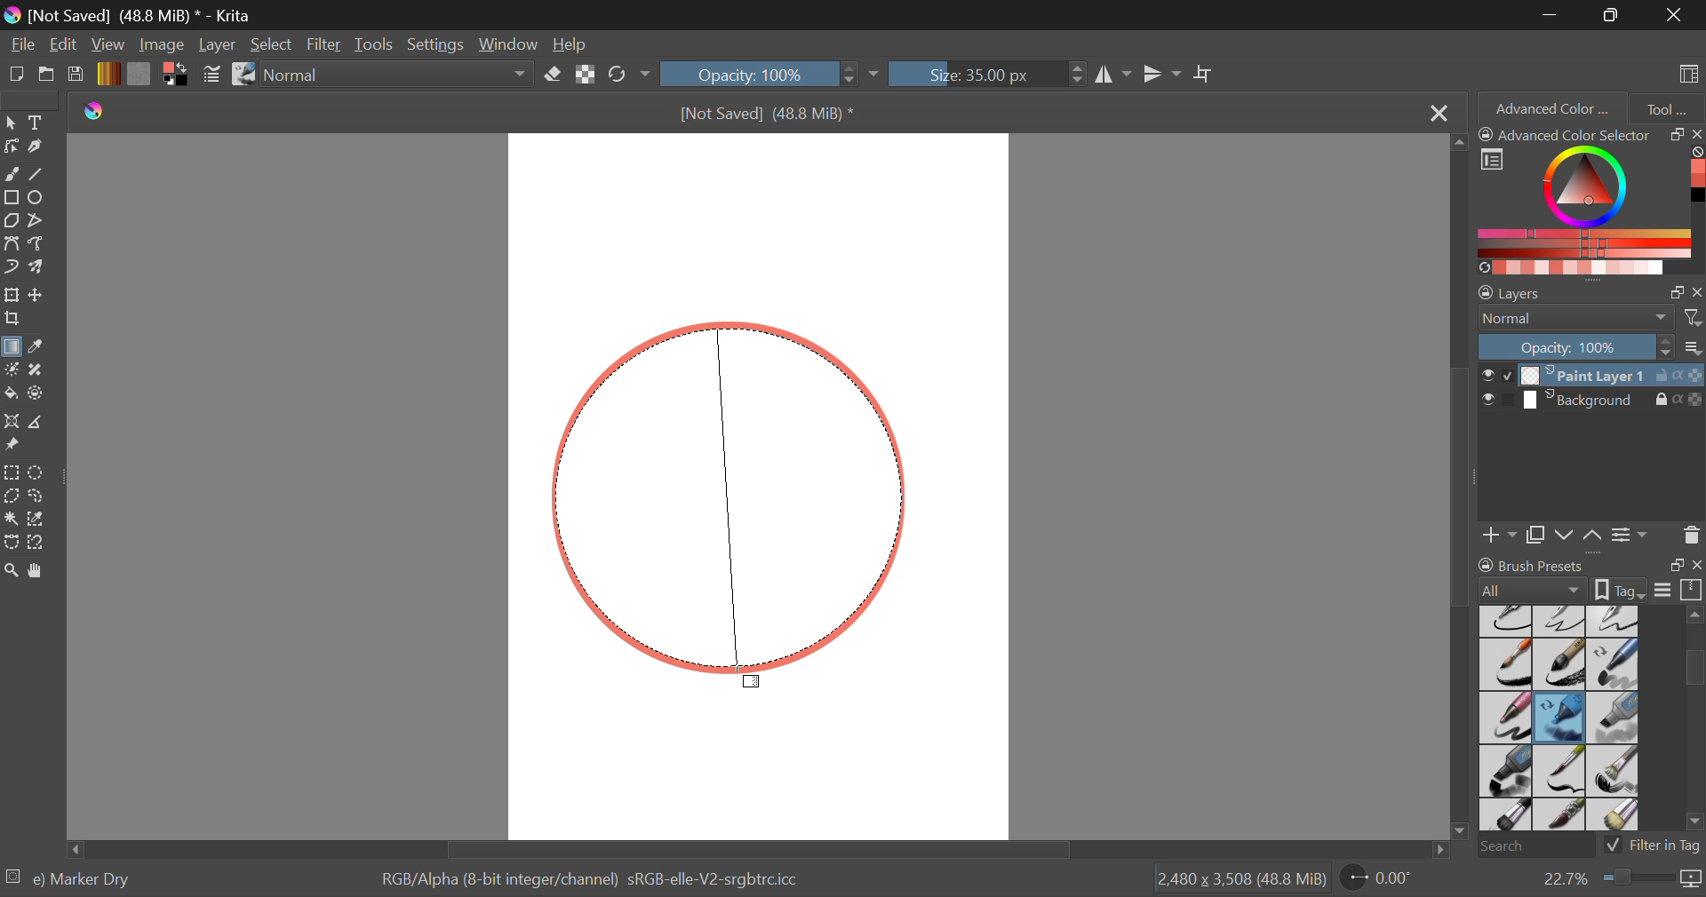 The width and height of the screenshot is (1706, 897). Describe the element at coordinates (1590, 346) in the screenshot. I see `Layer Opacity` at that location.